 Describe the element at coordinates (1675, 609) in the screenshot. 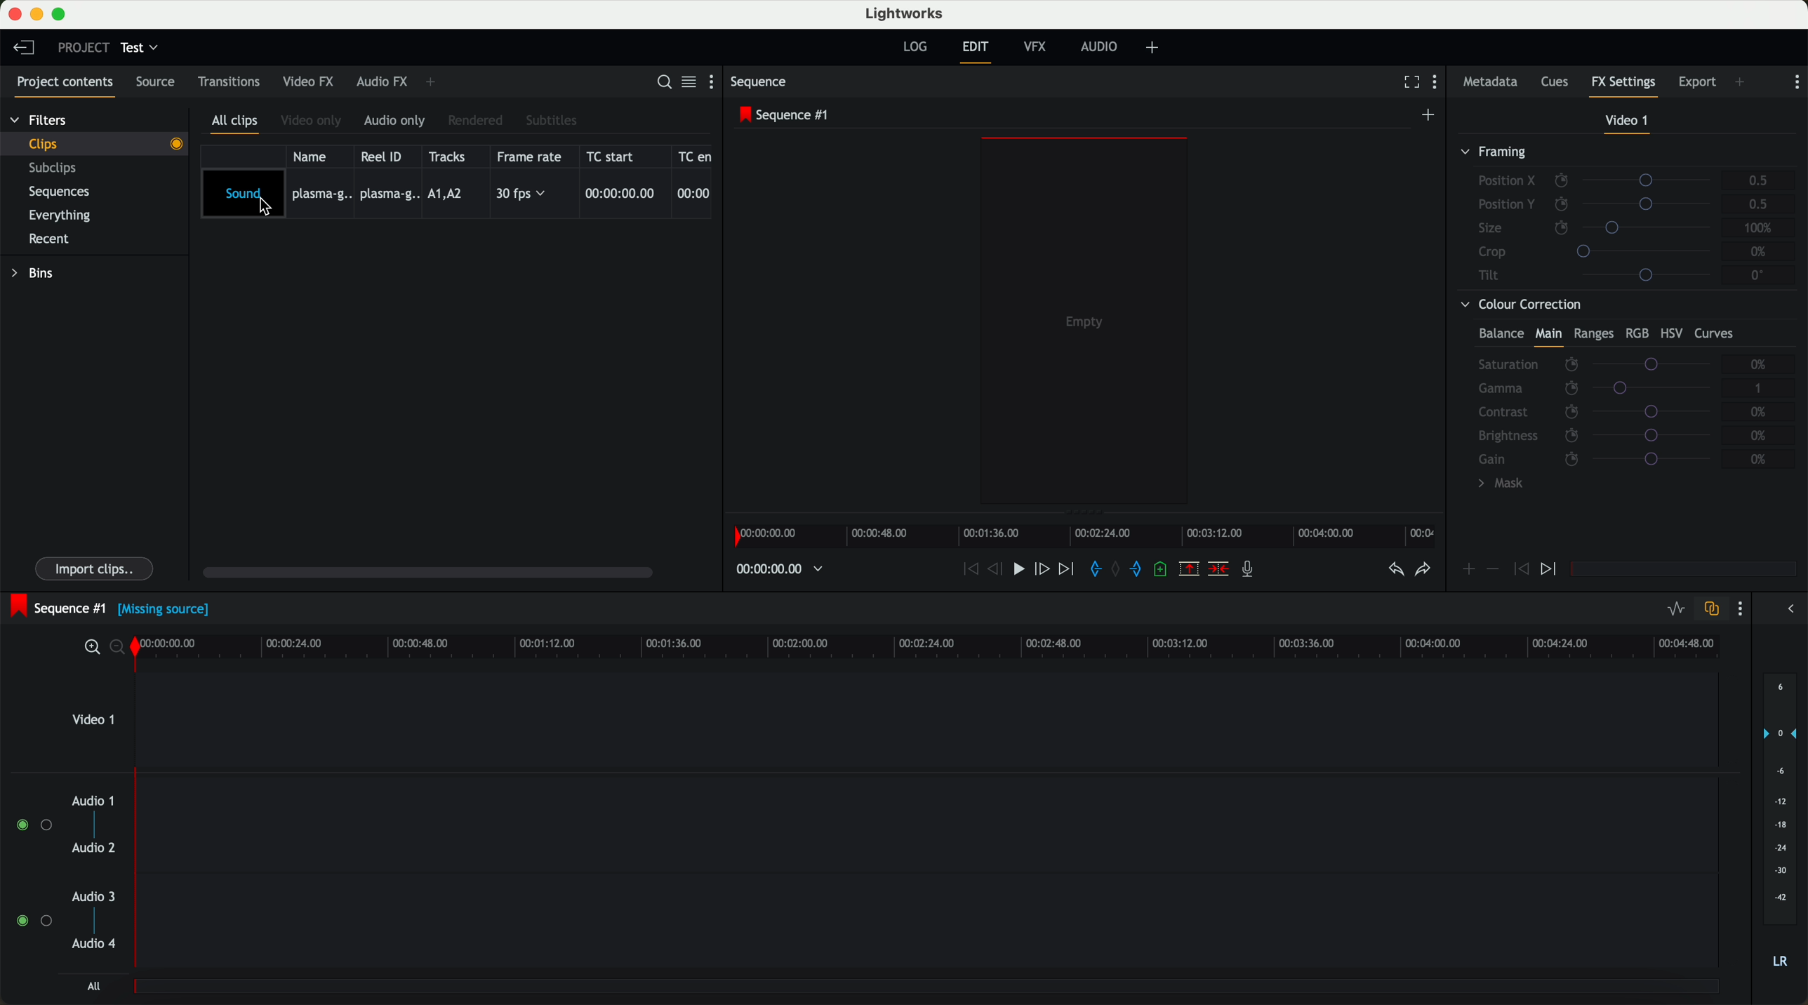

I see `toggle audio levels editing` at that location.